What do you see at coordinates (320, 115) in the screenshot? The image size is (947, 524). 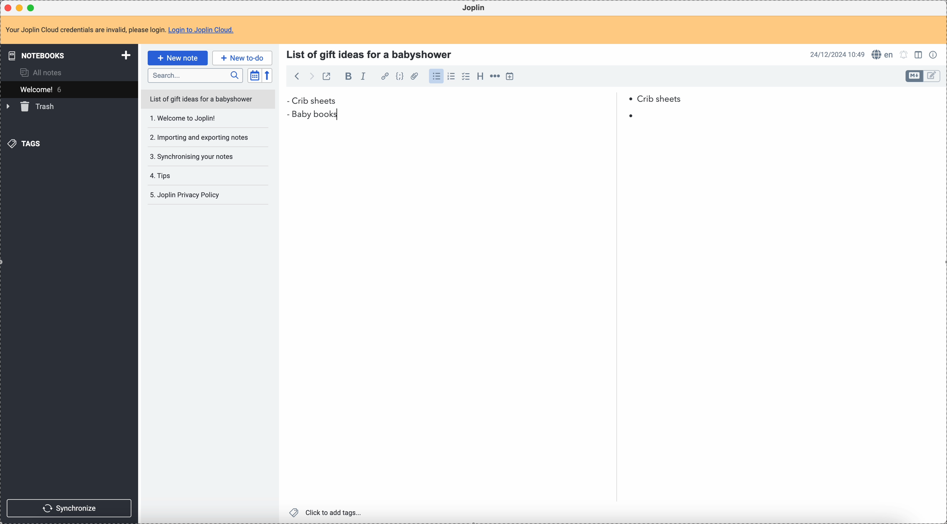 I see `baby books` at bounding box center [320, 115].